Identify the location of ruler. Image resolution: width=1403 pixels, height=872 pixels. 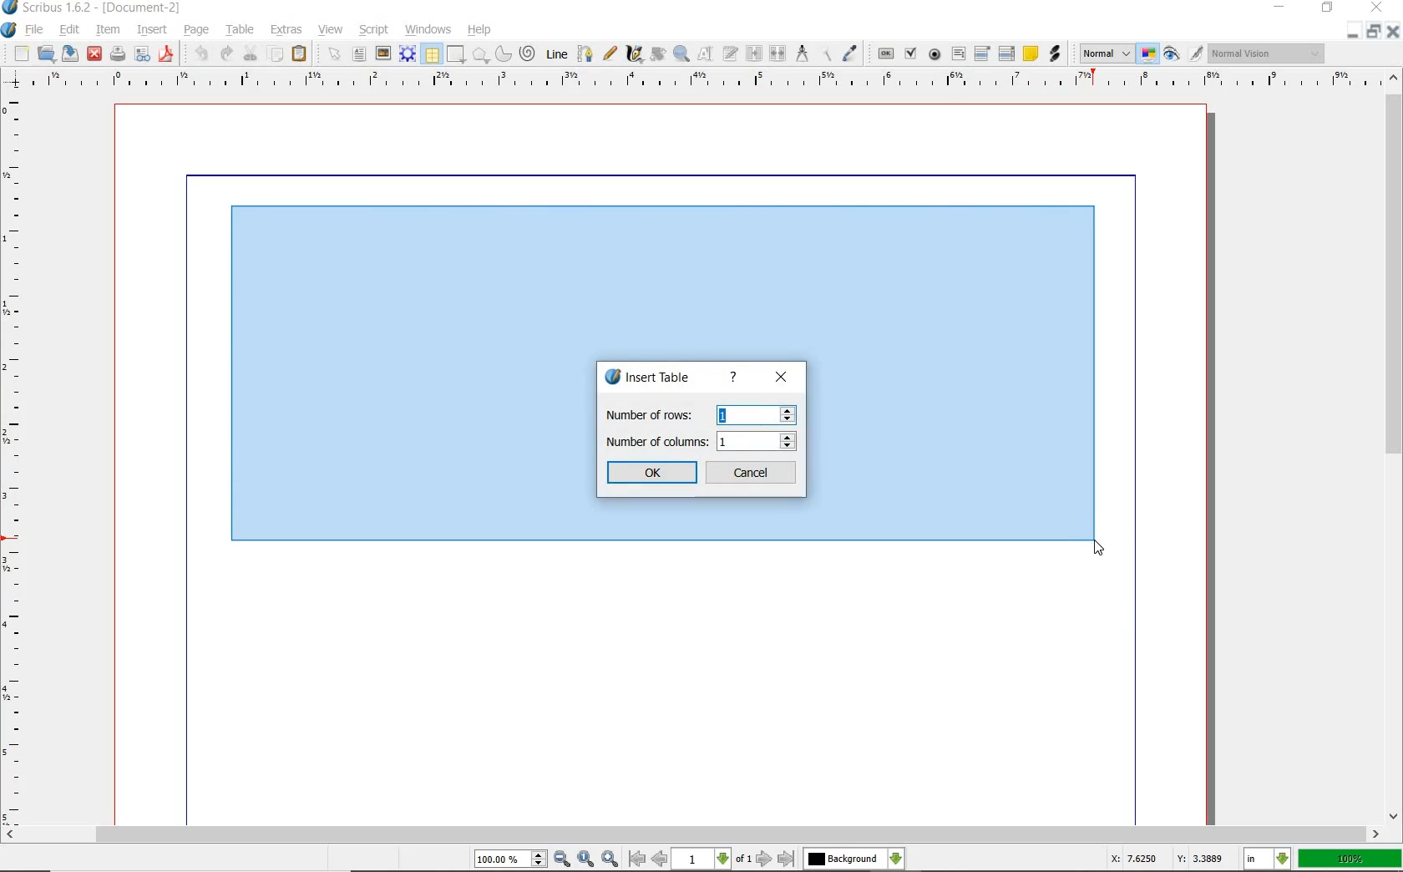
(712, 81).